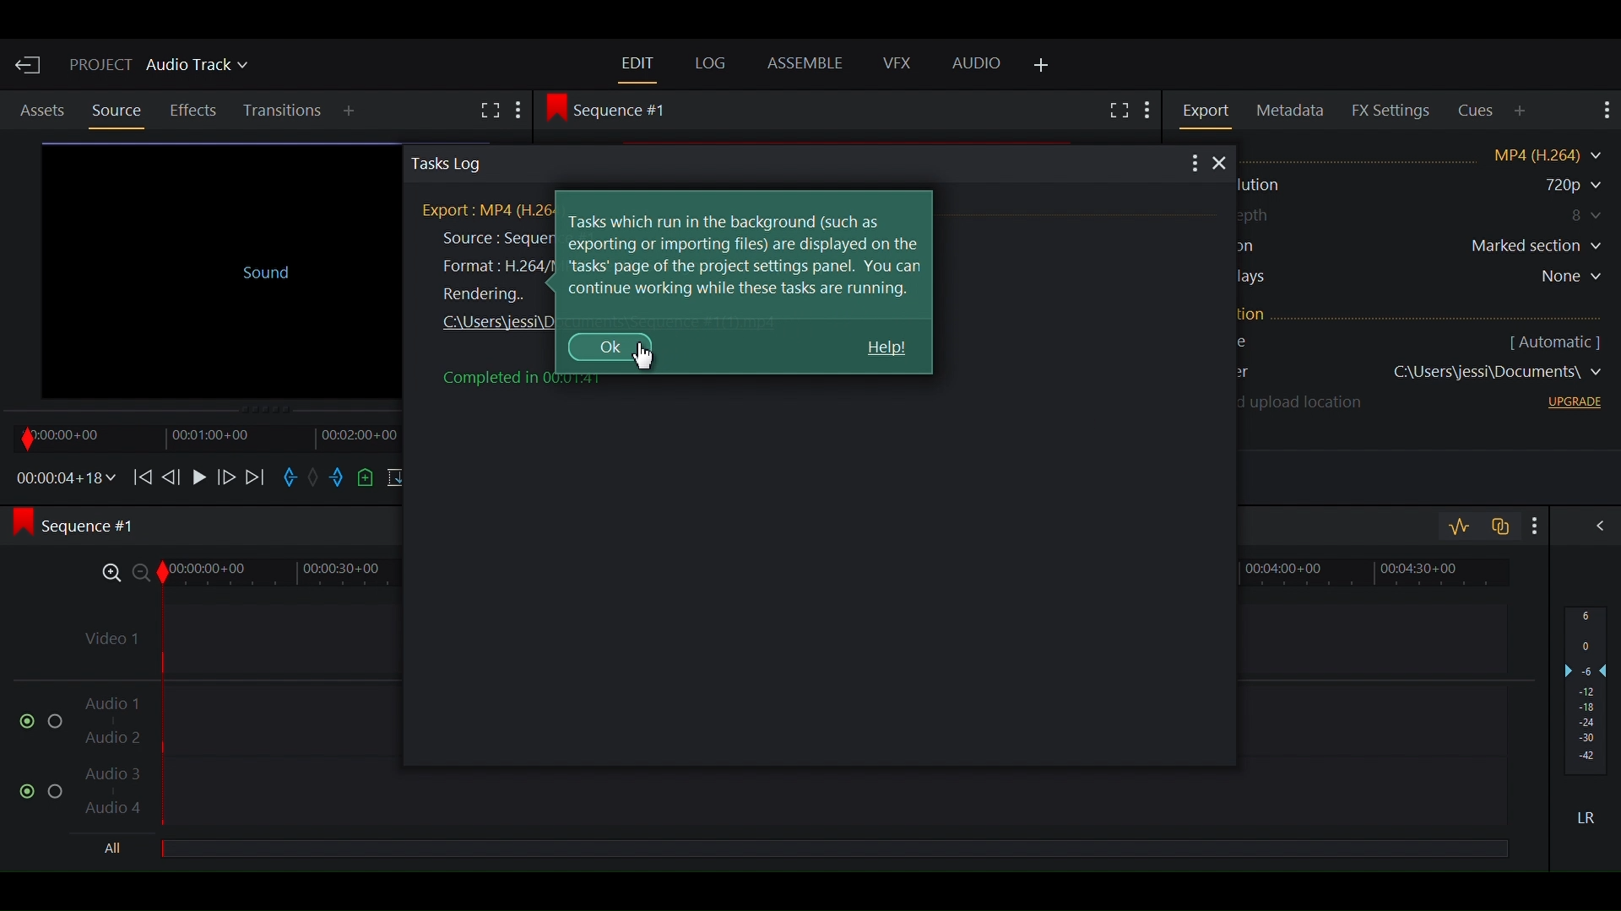 The width and height of the screenshot is (1621, 911). Describe the element at coordinates (614, 109) in the screenshot. I see `Sequence #1` at that location.